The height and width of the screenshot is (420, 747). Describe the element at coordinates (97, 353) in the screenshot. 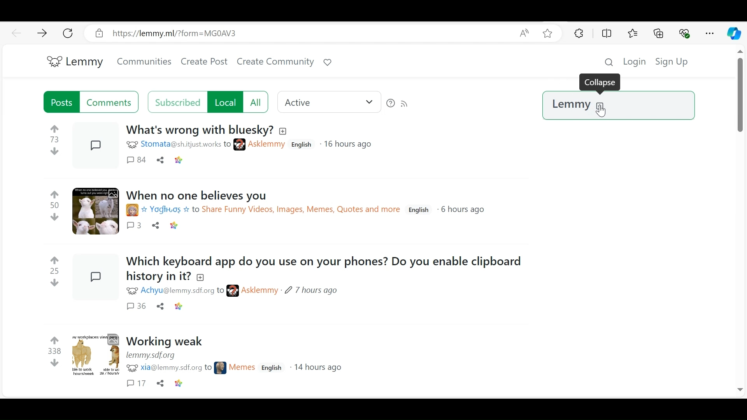

I see `Posts` at that location.